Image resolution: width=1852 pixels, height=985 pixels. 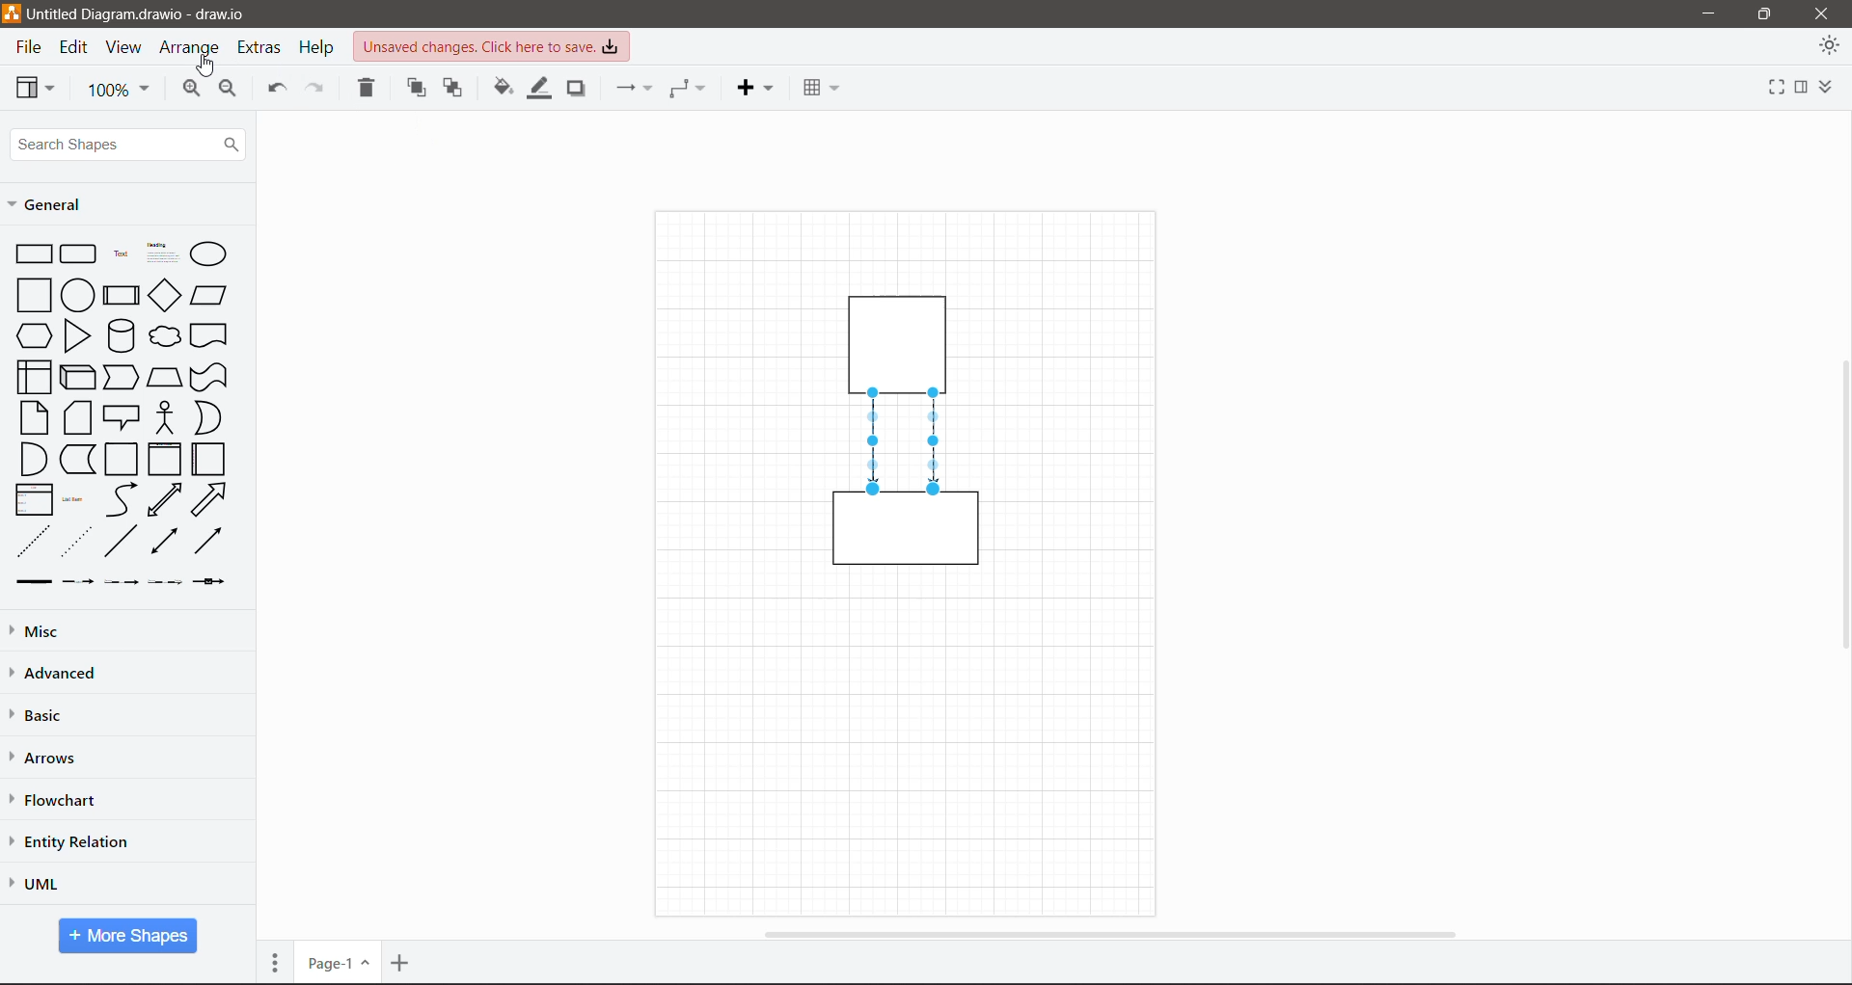 I want to click on close, so click(x=1821, y=13).